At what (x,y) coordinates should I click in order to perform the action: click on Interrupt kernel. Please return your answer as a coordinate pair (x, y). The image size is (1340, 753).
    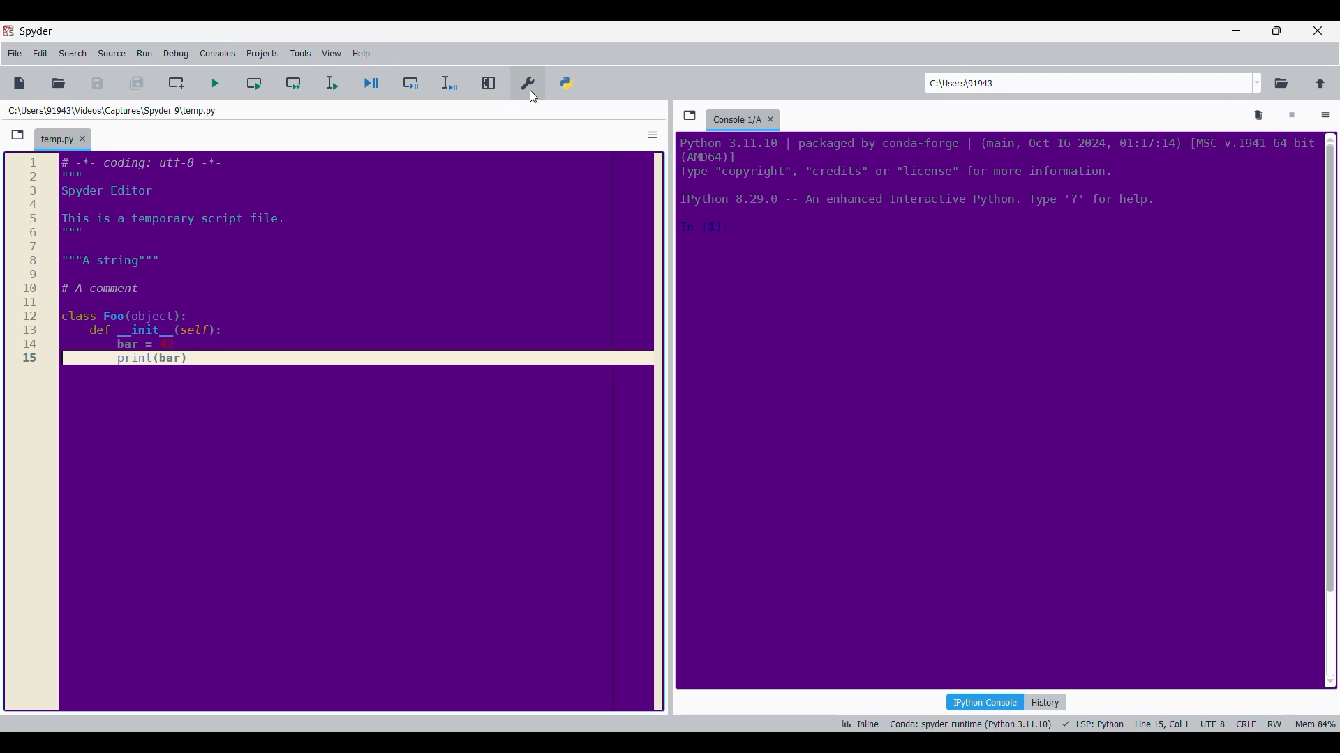
    Looking at the image, I should click on (1293, 116).